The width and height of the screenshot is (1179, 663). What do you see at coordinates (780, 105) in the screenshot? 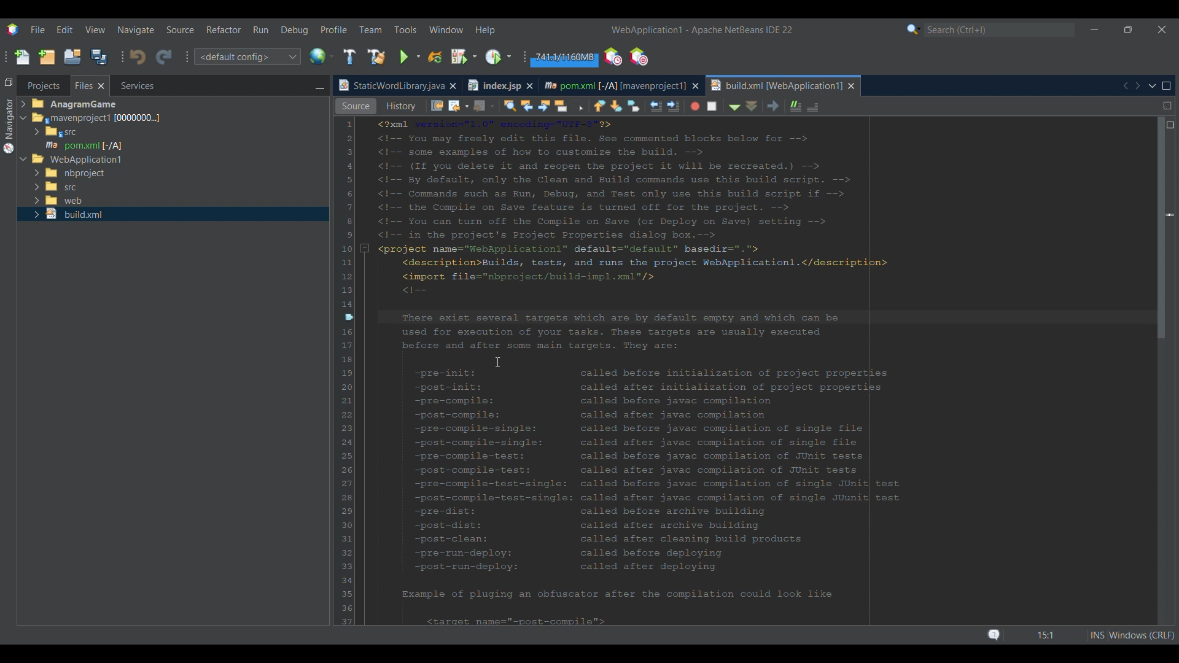
I see `Shift line right` at bounding box center [780, 105].